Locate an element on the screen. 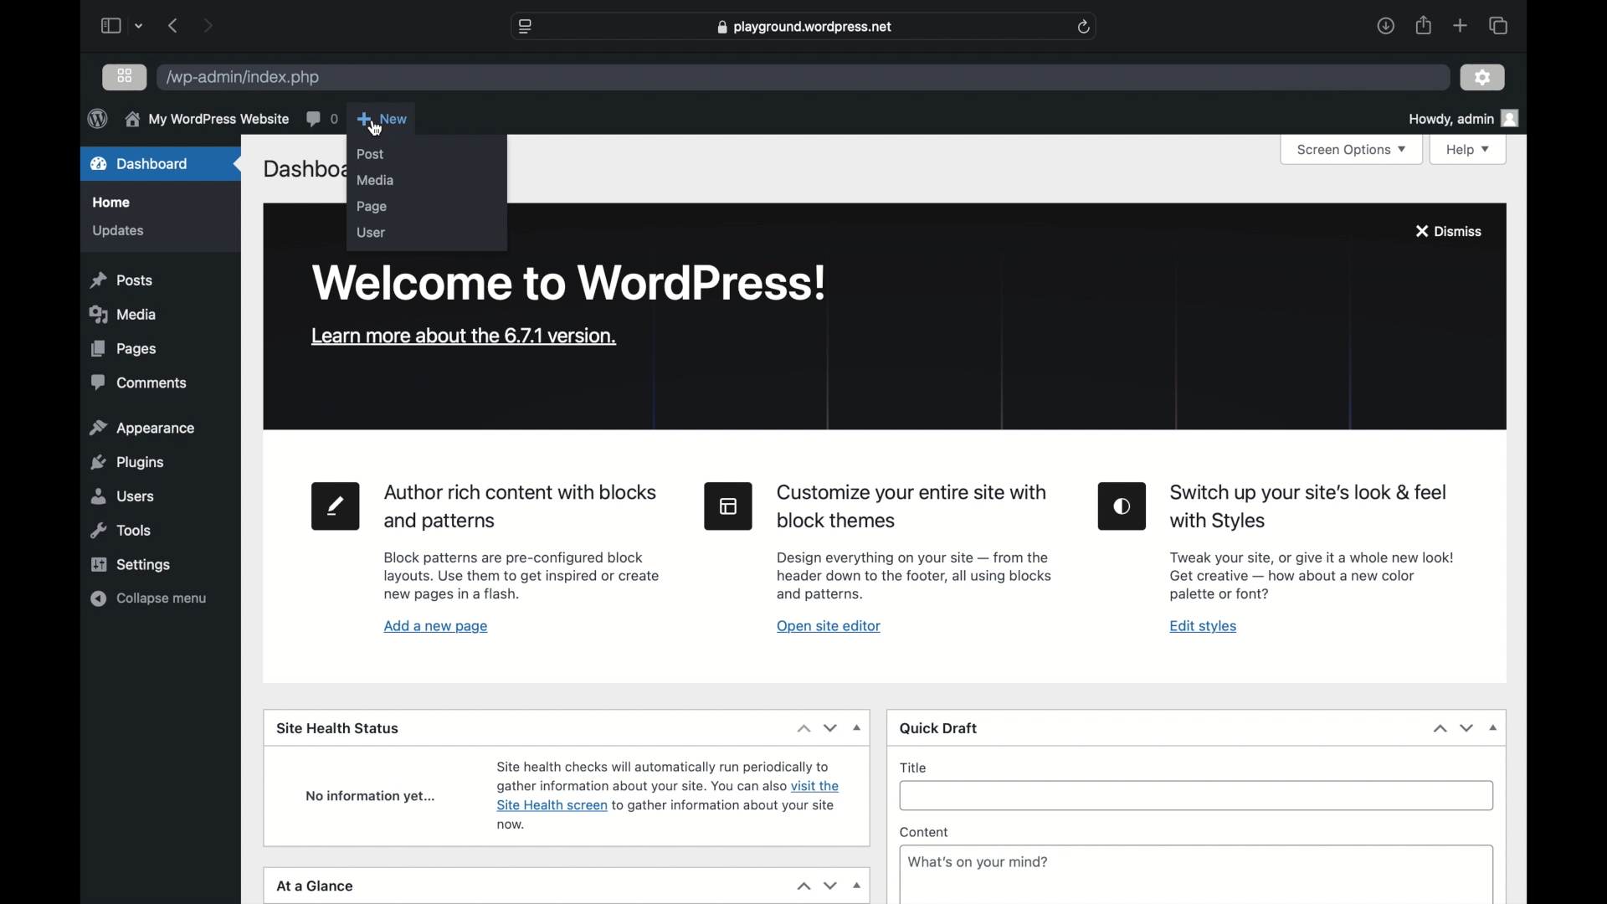  info is located at coordinates (206, 118).